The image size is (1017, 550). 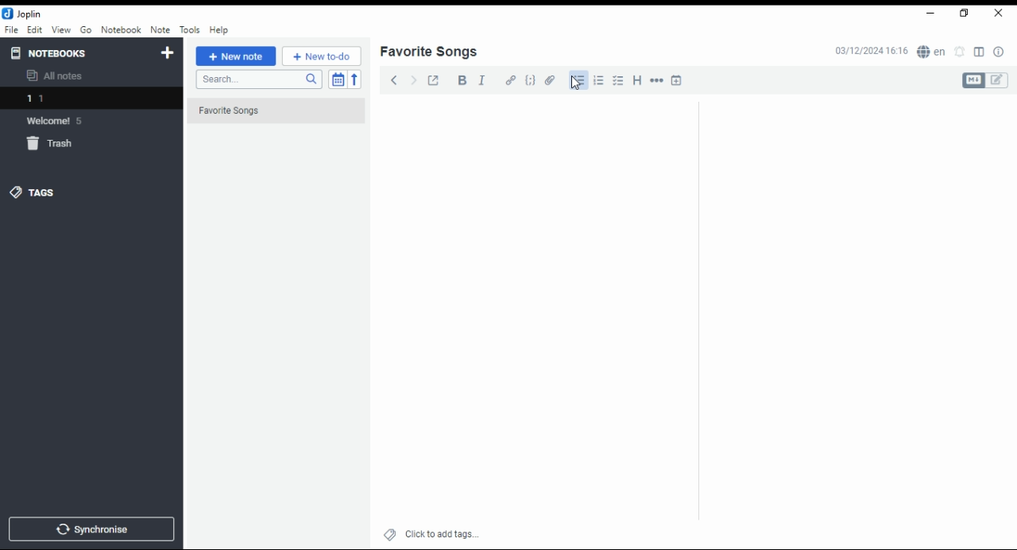 What do you see at coordinates (442, 532) in the screenshot?
I see `click to add tags` at bounding box center [442, 532].